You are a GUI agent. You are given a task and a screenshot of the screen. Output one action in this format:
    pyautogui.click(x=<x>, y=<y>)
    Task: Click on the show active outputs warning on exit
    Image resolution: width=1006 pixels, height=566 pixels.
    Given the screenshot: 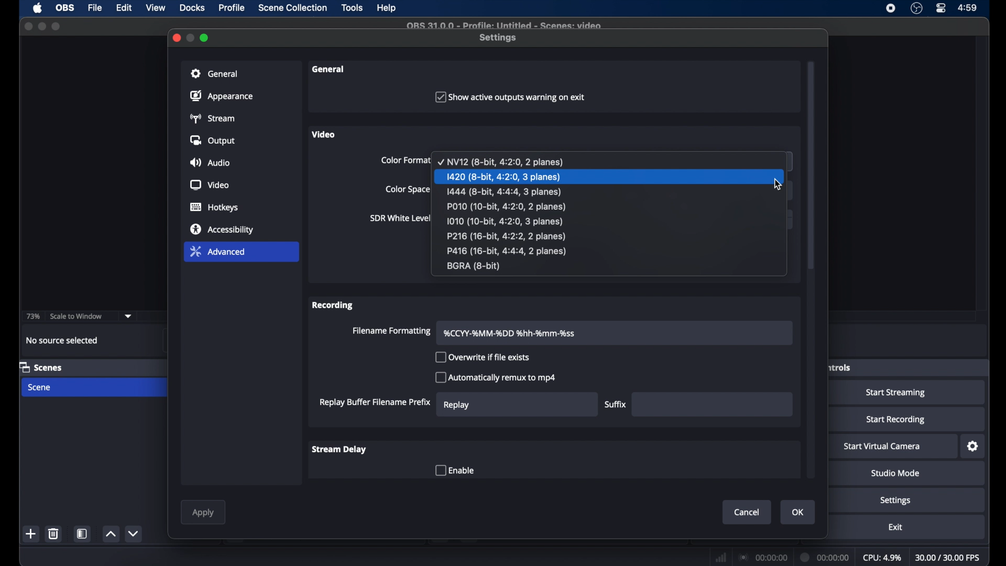 What is the action you would take?
    pyautogui.click(x=509, y=97)
    